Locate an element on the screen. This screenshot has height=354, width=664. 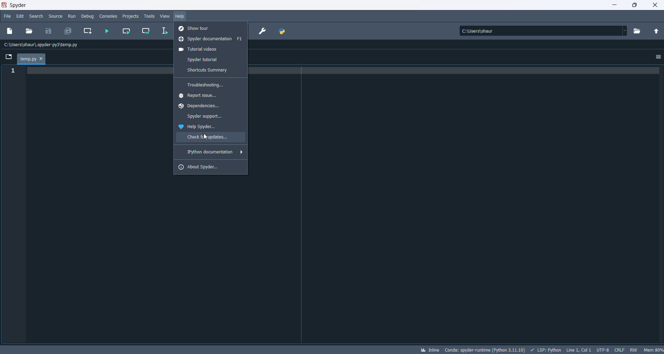
run selection  is located at coordinates (165, 31).